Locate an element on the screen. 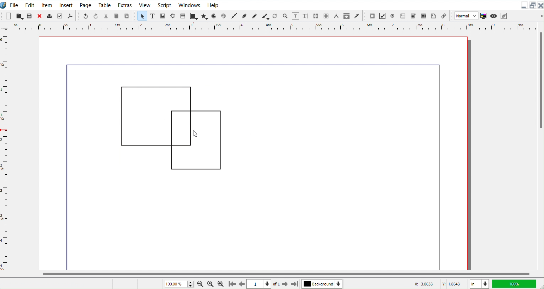 The image size is (544, 289). Print is located at coordinates (49, 16).